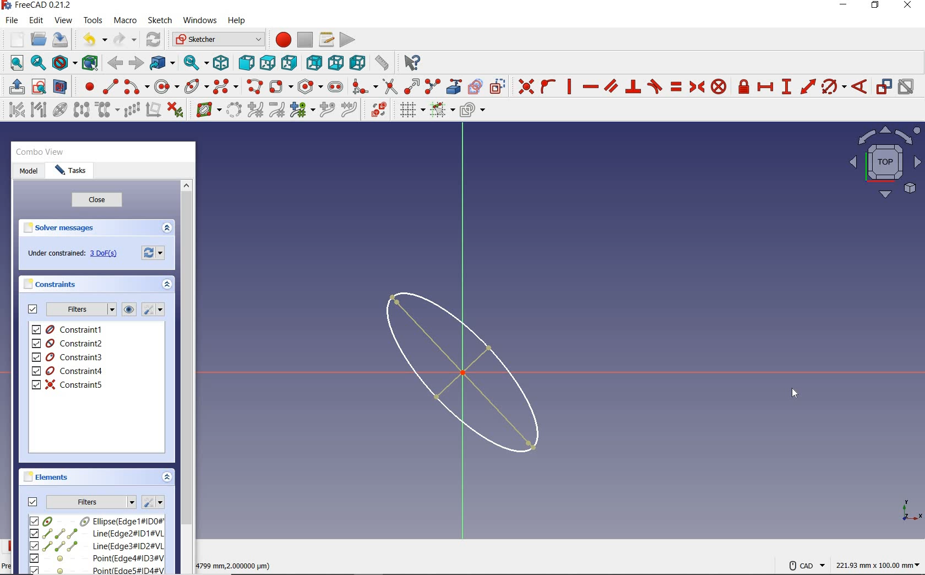 The width and height of the screenshot is (925, 575). I want to click on help, so click(236, 21).